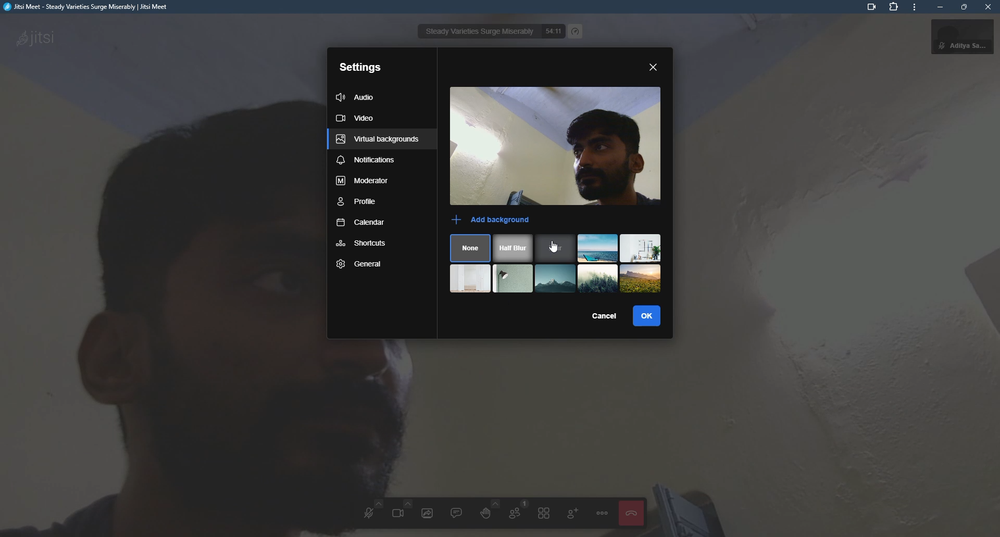 The image size is (1000, 537). Describe the element at coordinates (555, 249) in the screenshot. I see `blur` at that location.